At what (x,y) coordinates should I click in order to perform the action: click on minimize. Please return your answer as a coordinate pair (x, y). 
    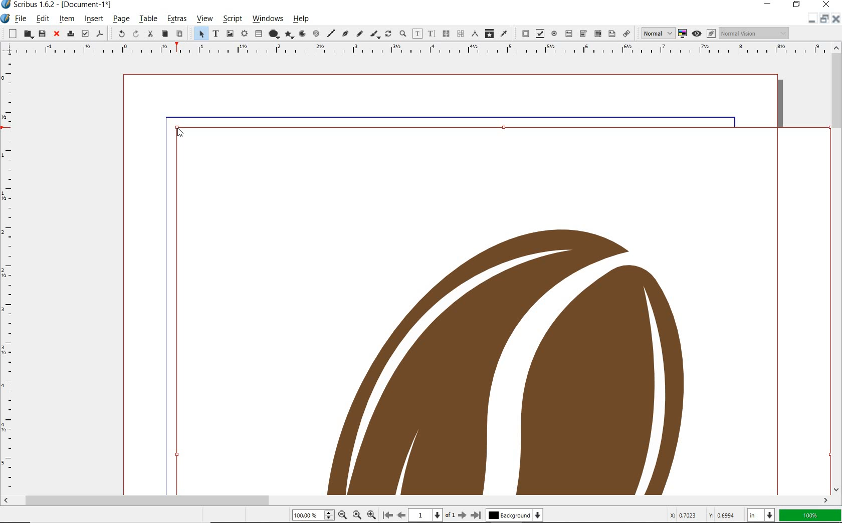
    Looking at the image, I should click on (770, 5).